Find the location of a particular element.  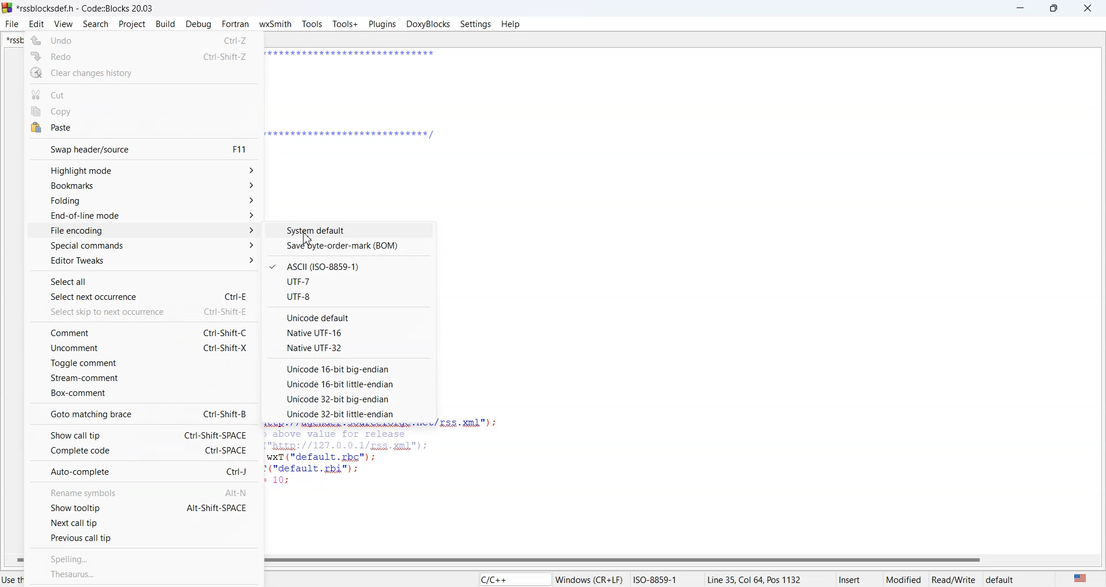

Box-comment is located at coordinates (143, 393).